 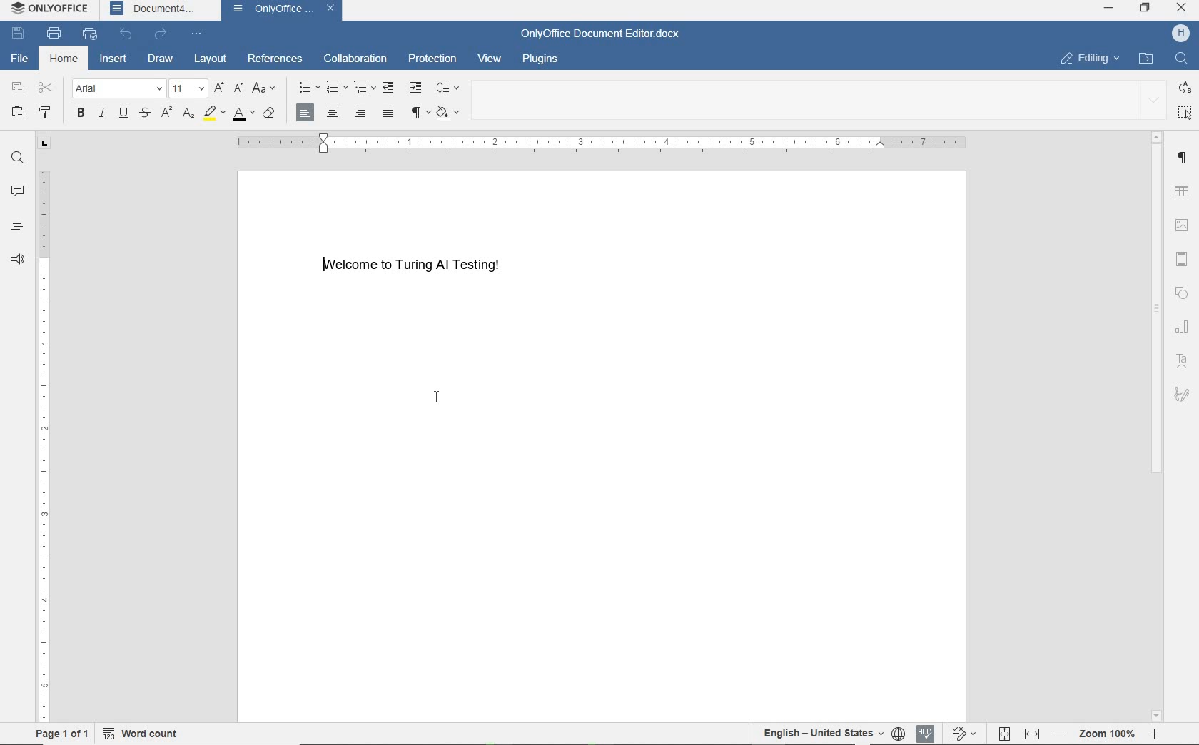 What do you see at coordinates (821, 734) in the screenshot?
I see `text language` at bounding box center [821, 734].